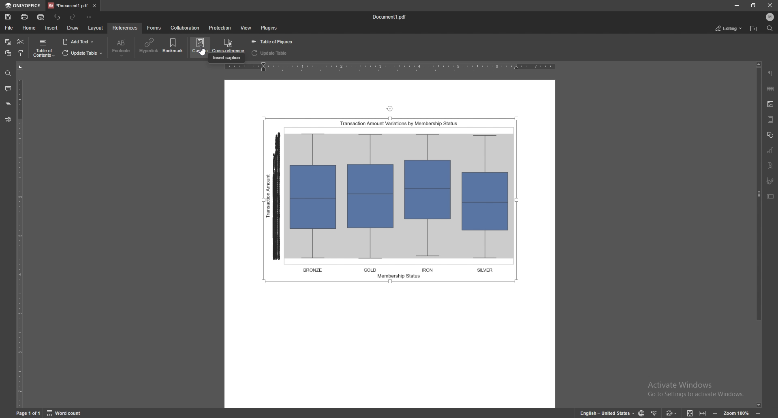  Describe the element at coordinates (28, 412) in the screenshot. I see `page` at that location.